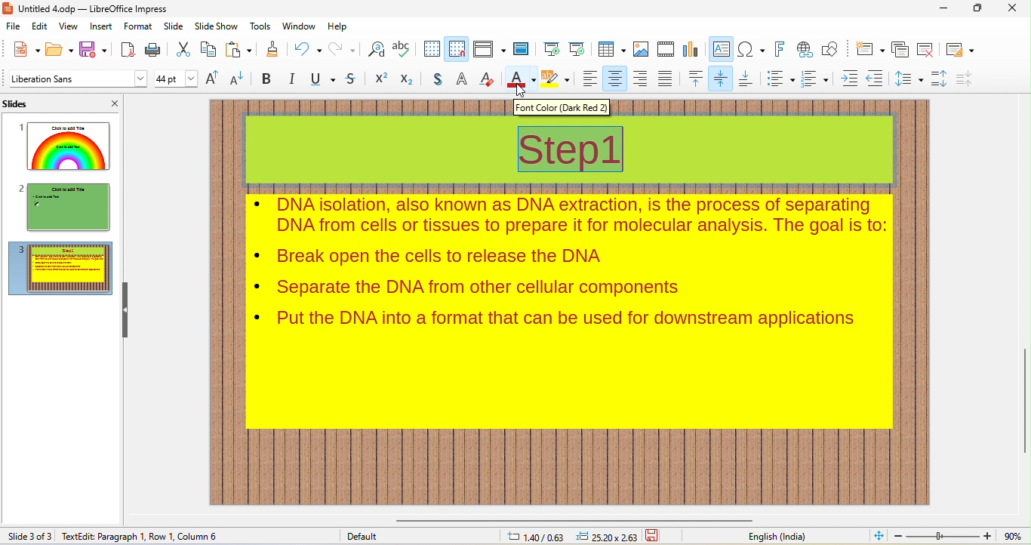  Describe the element at coordinates (60, 145) in the screenshot. I see `slide1` at that location.